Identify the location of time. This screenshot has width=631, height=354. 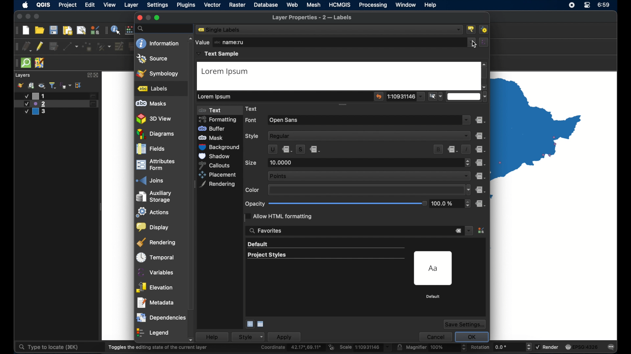
(604, 5).